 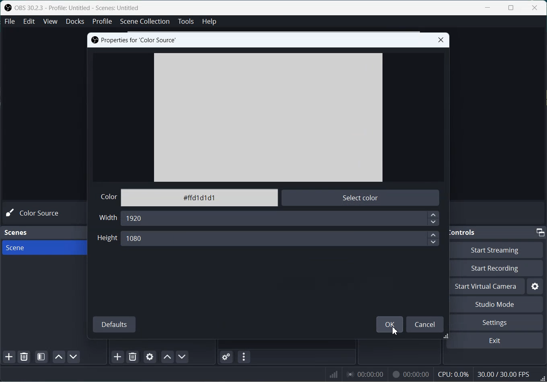 I want to click on Move scene up, so click(x=58, y=357).